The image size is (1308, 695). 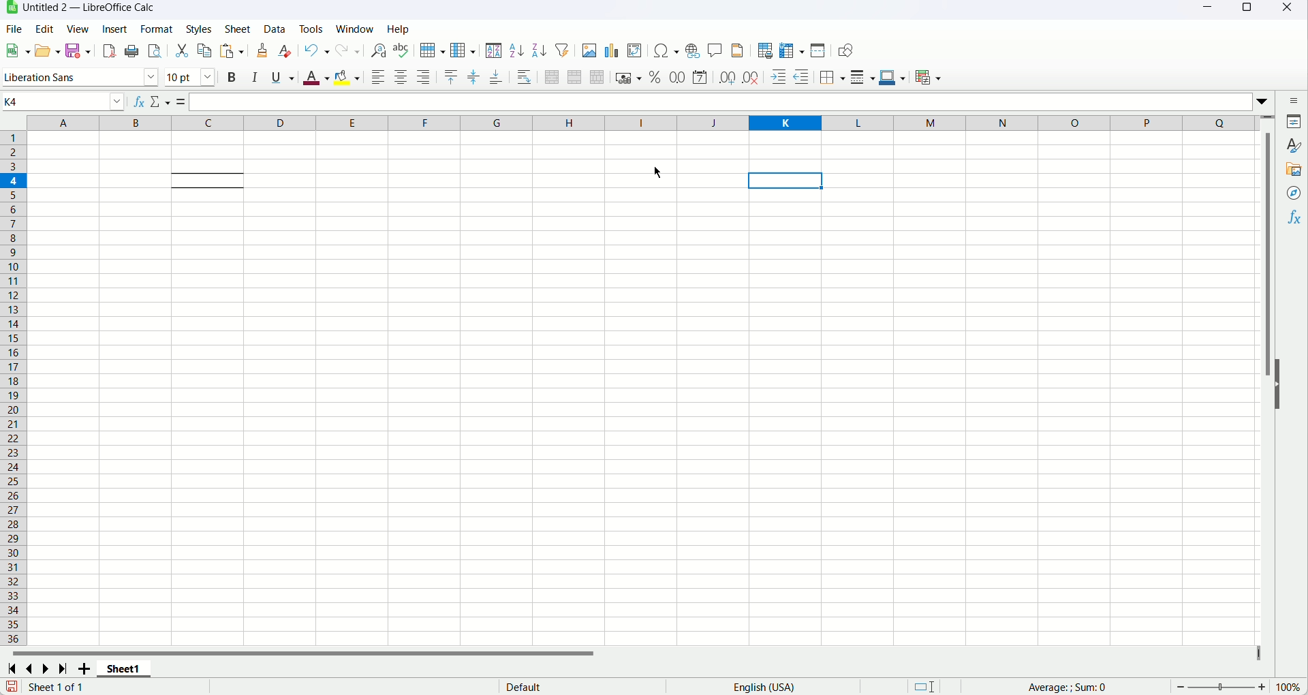 What do you see at coordinates (77, 51) in the screenshot?
I see `Save` at bounding box center [77, 51].